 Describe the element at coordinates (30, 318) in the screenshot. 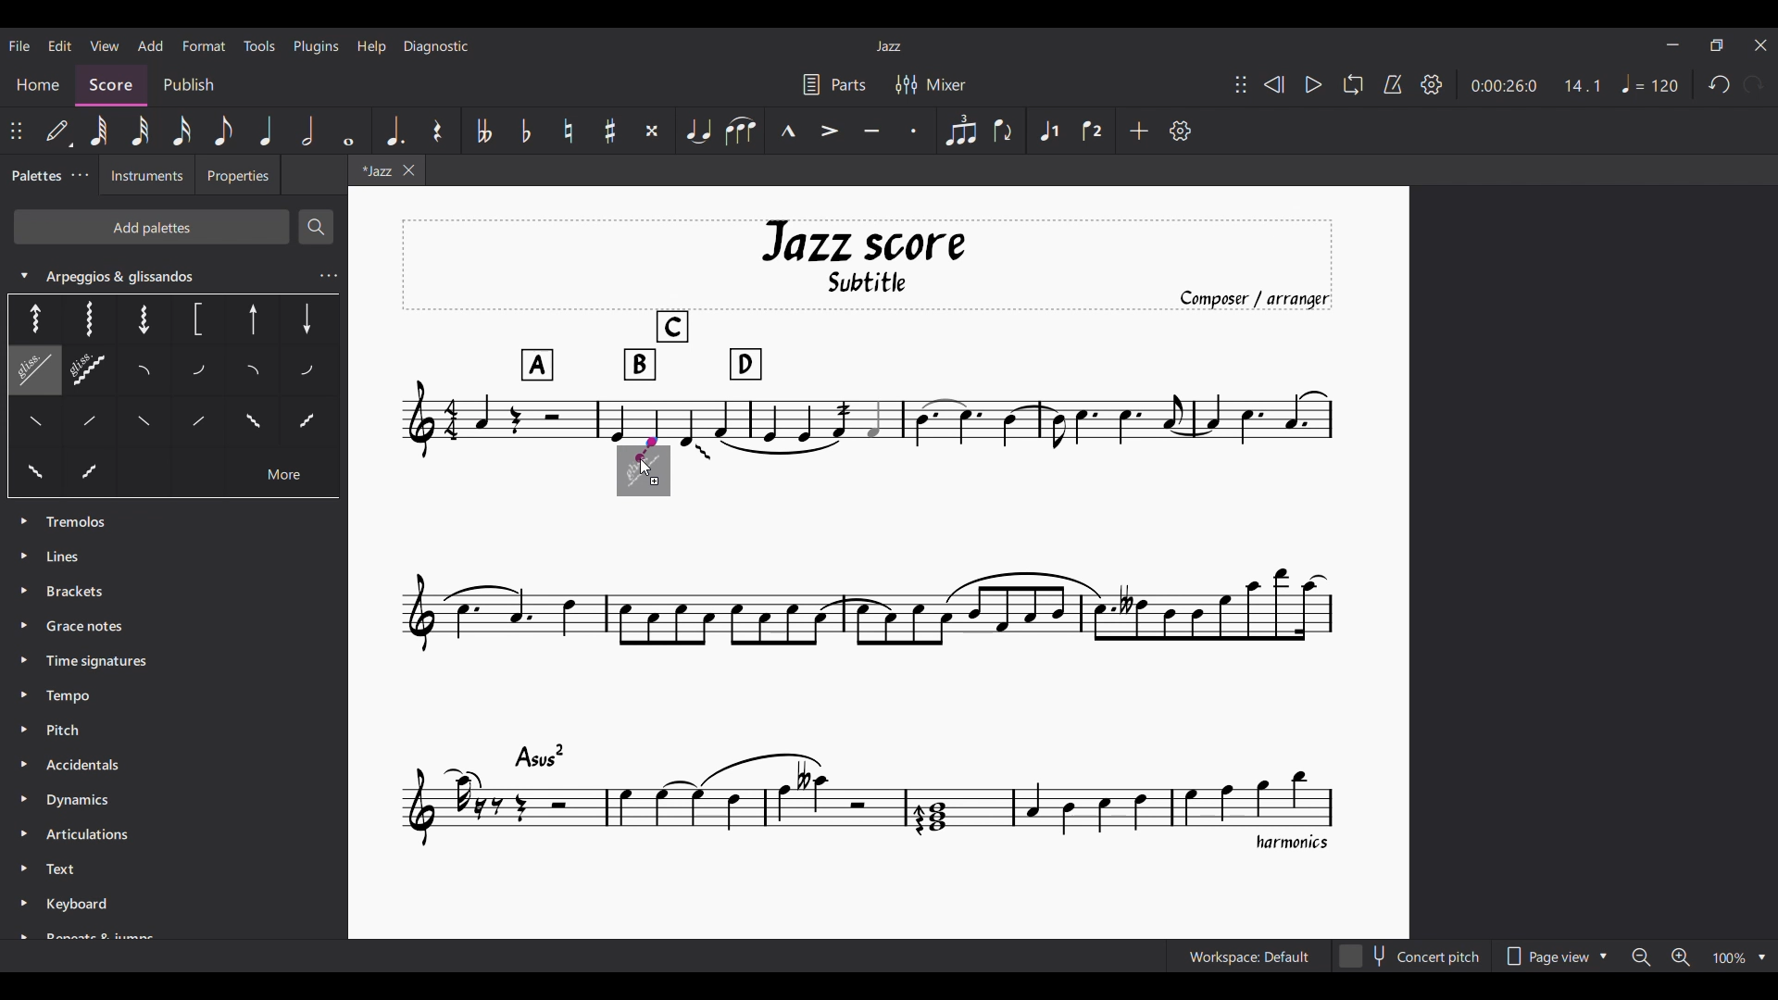

I see `Options under current selected palette` at that location.